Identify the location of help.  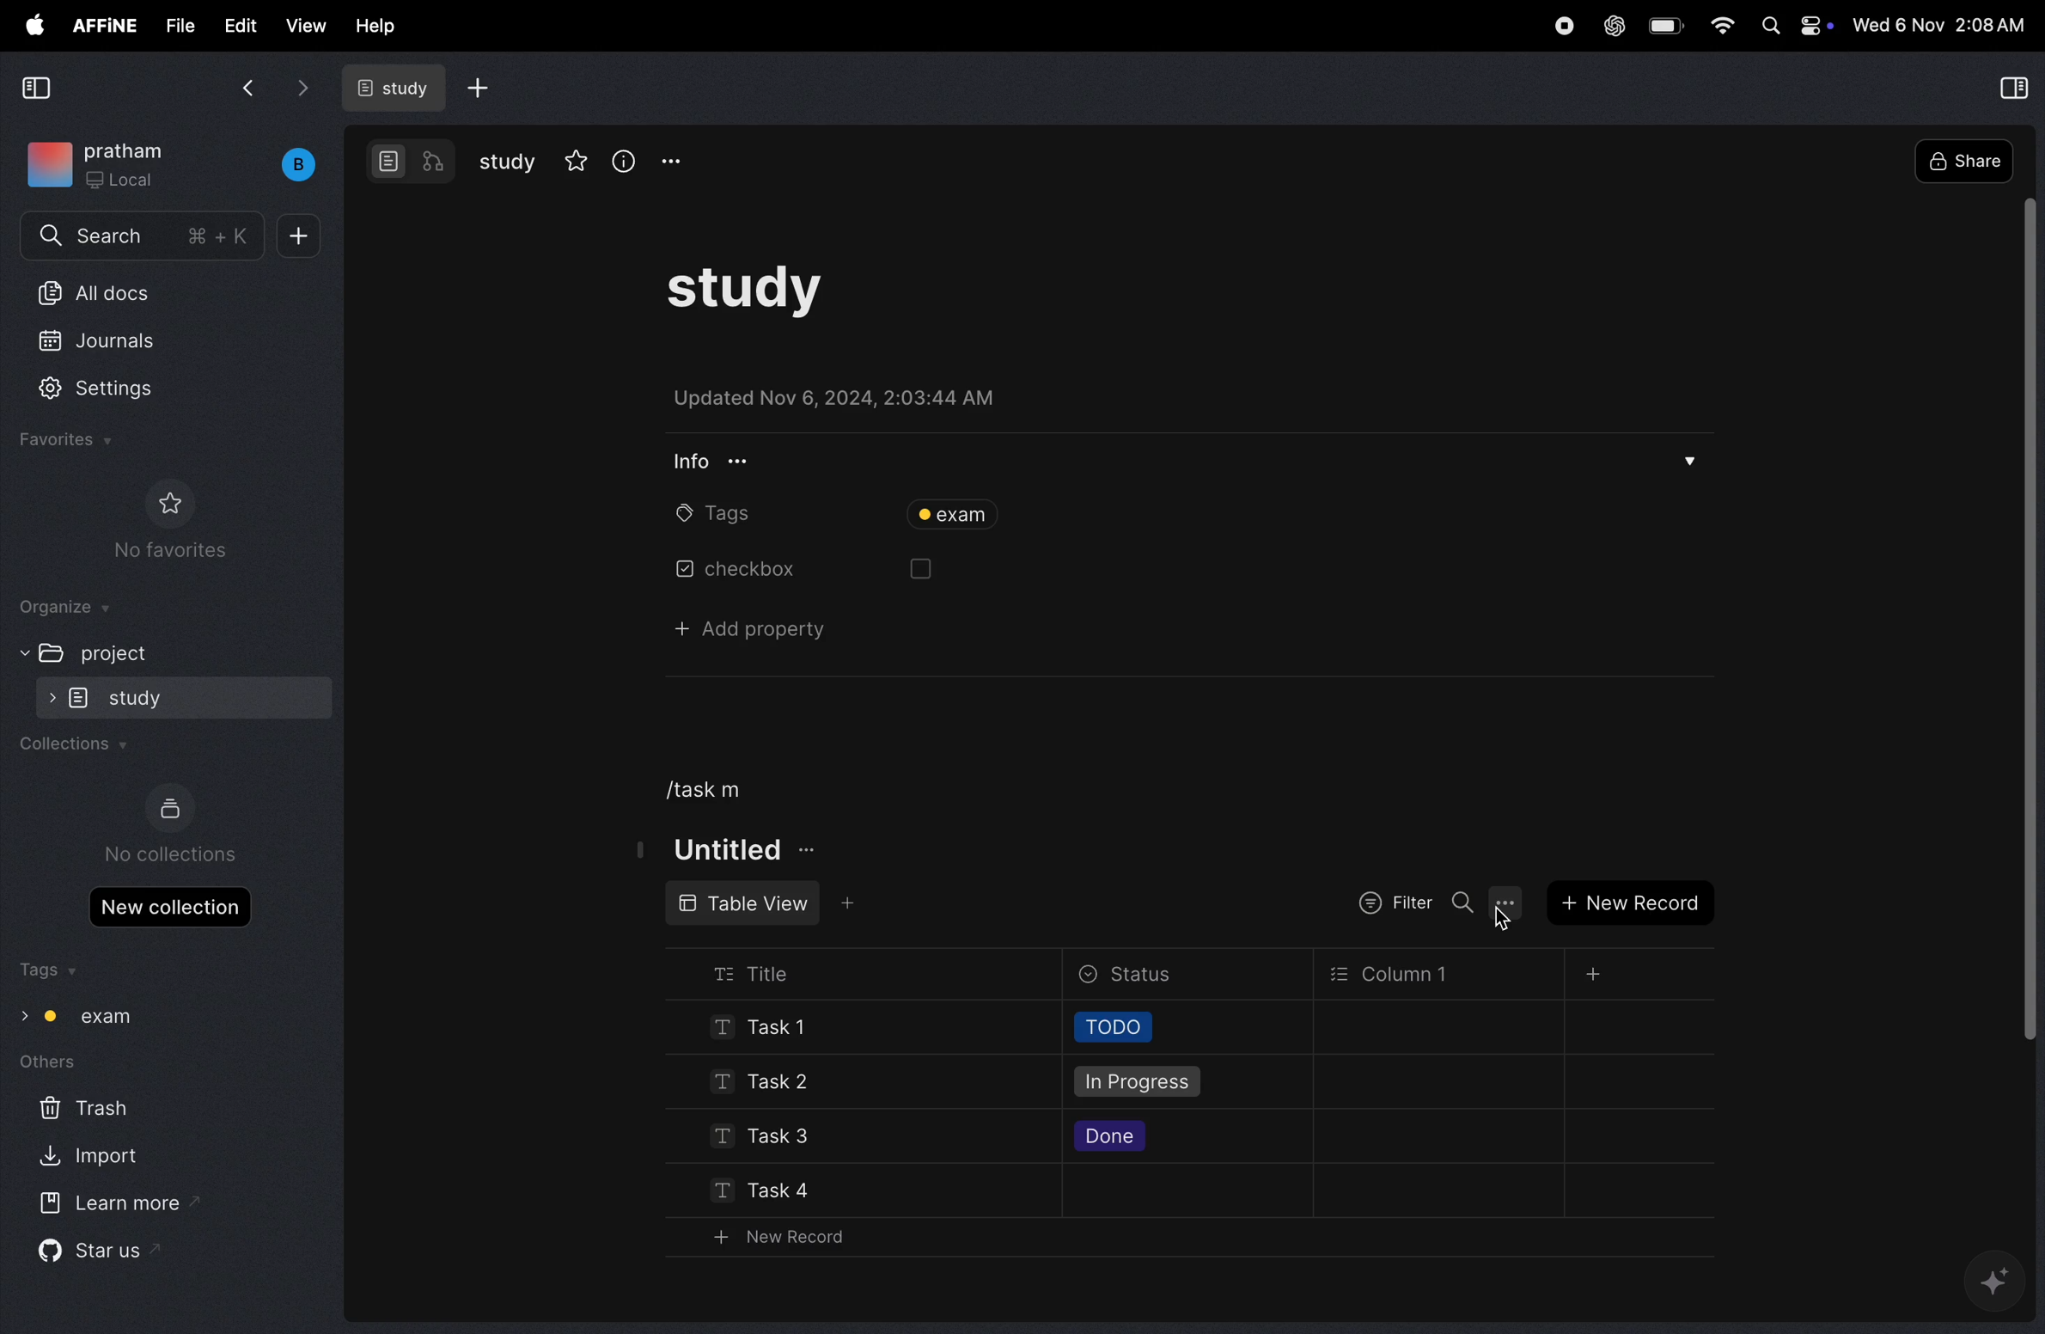
(379, 27).